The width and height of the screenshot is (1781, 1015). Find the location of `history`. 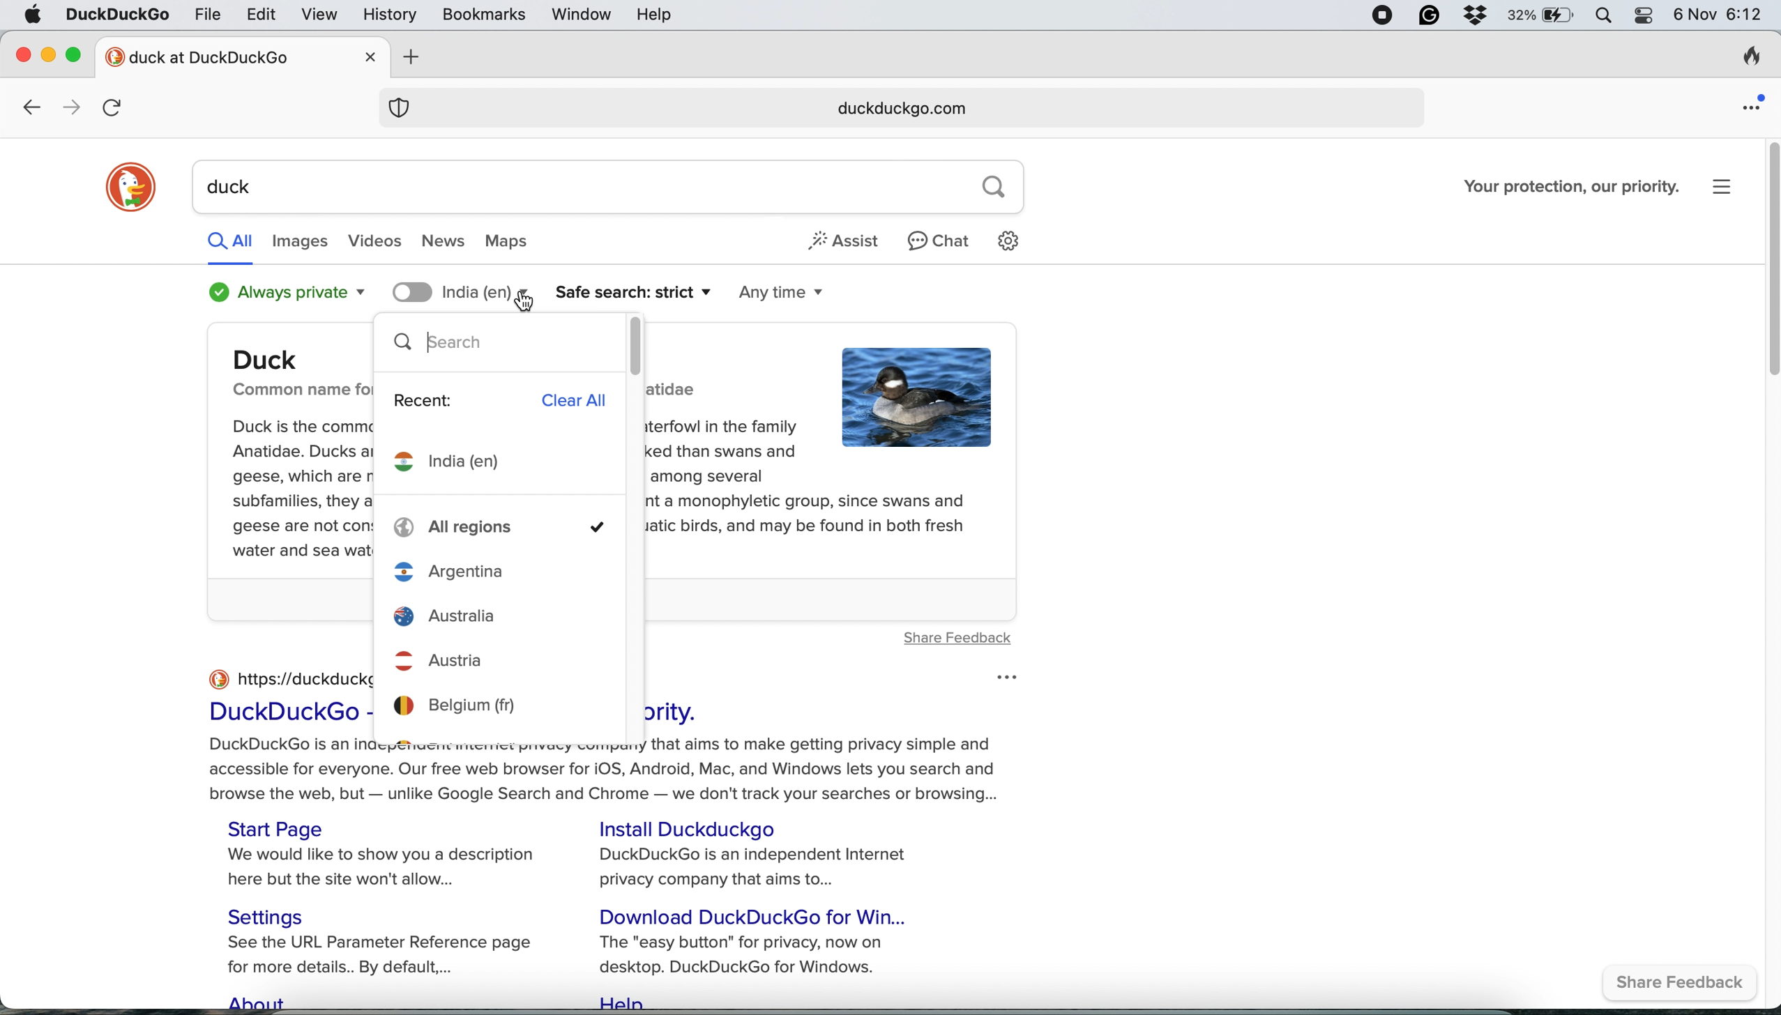

history is located at coordinates (388, 15).